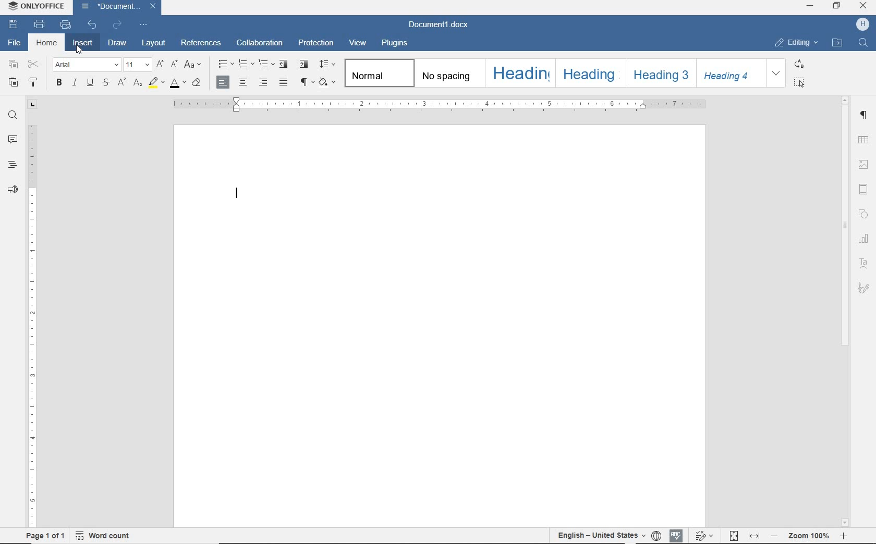 The width and height of the screenshot is (876, 544). I want to click on set document language, so click(655, 536).